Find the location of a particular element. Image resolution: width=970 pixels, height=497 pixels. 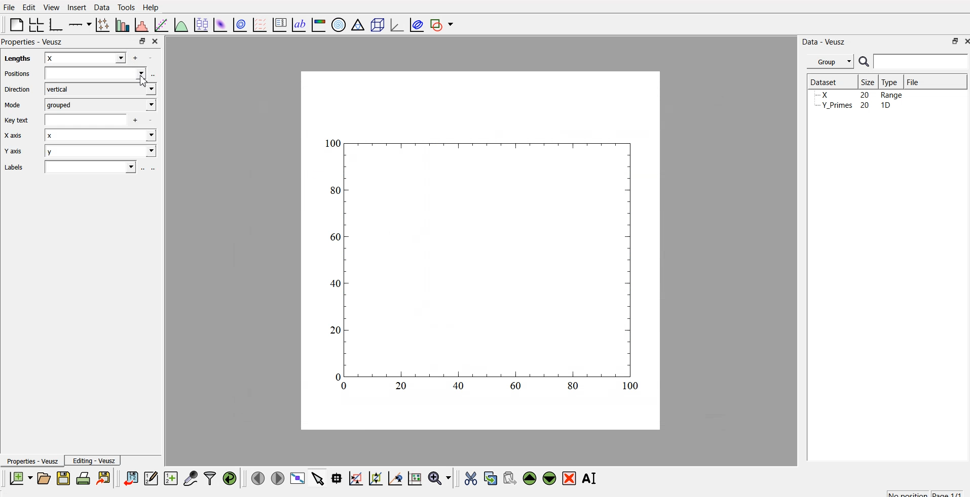

Tools is located at coordinates (126, 7).